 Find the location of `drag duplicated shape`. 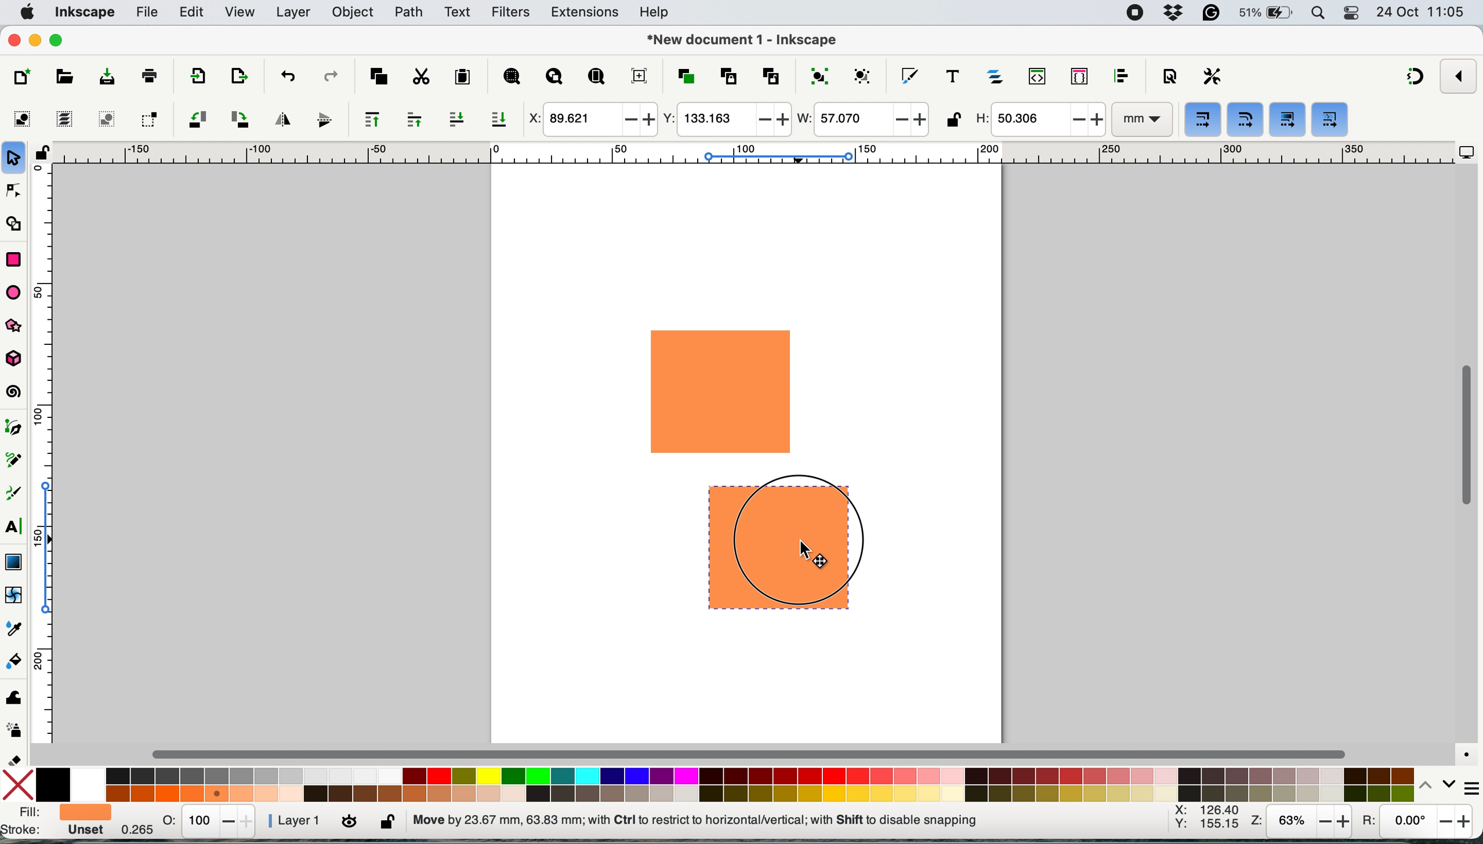

drag duplicated shape is located at coordinates (775, 547).